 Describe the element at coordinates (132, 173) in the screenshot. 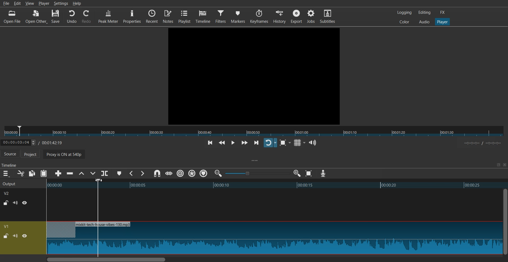

I see `Previous Marker` at that location.